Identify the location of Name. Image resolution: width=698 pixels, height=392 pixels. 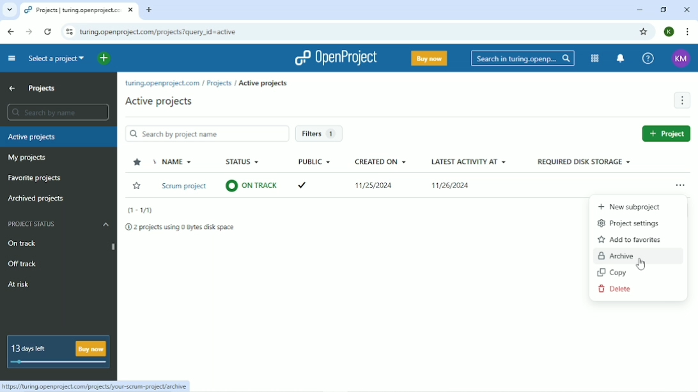
(176, 162).